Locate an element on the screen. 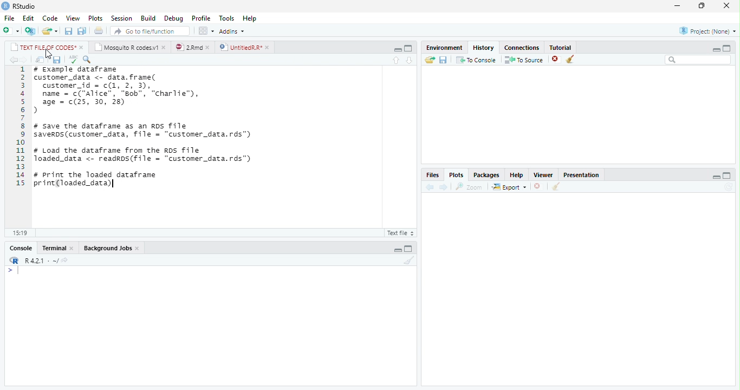  save is located at coordinates (444, 60).